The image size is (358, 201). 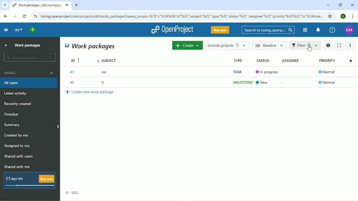 What do you see at coordinates (24, 16) in the screenshot?
I see `Reload this page` at bounding box center [24, 16].